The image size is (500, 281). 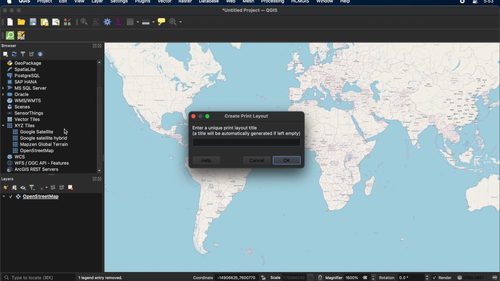 I want to click on arches rest servers, so click(x=33, y=169).